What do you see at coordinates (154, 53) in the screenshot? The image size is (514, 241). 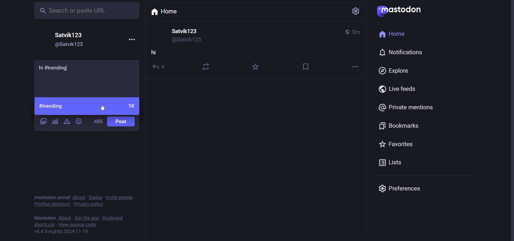 I see `hi` at bounding box center [154, 53].